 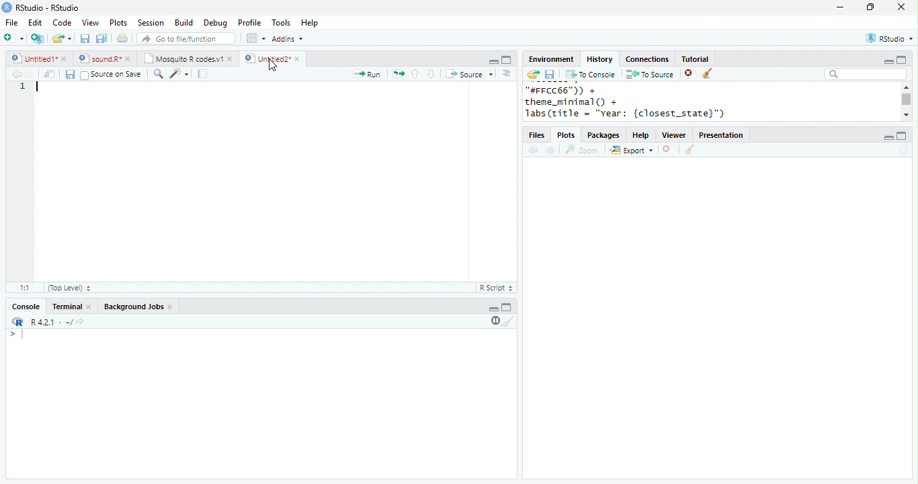 What do you see at coordinates (172, 308) in the screenshot?
I see `close` at bounding box center [172, 308].